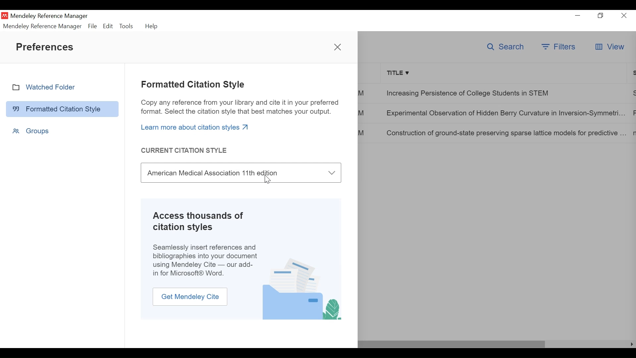 This screenshot has width=636, height=358. Describe the element at coordinates (126, 26) in the screenshot. I see `Tools` at that location.